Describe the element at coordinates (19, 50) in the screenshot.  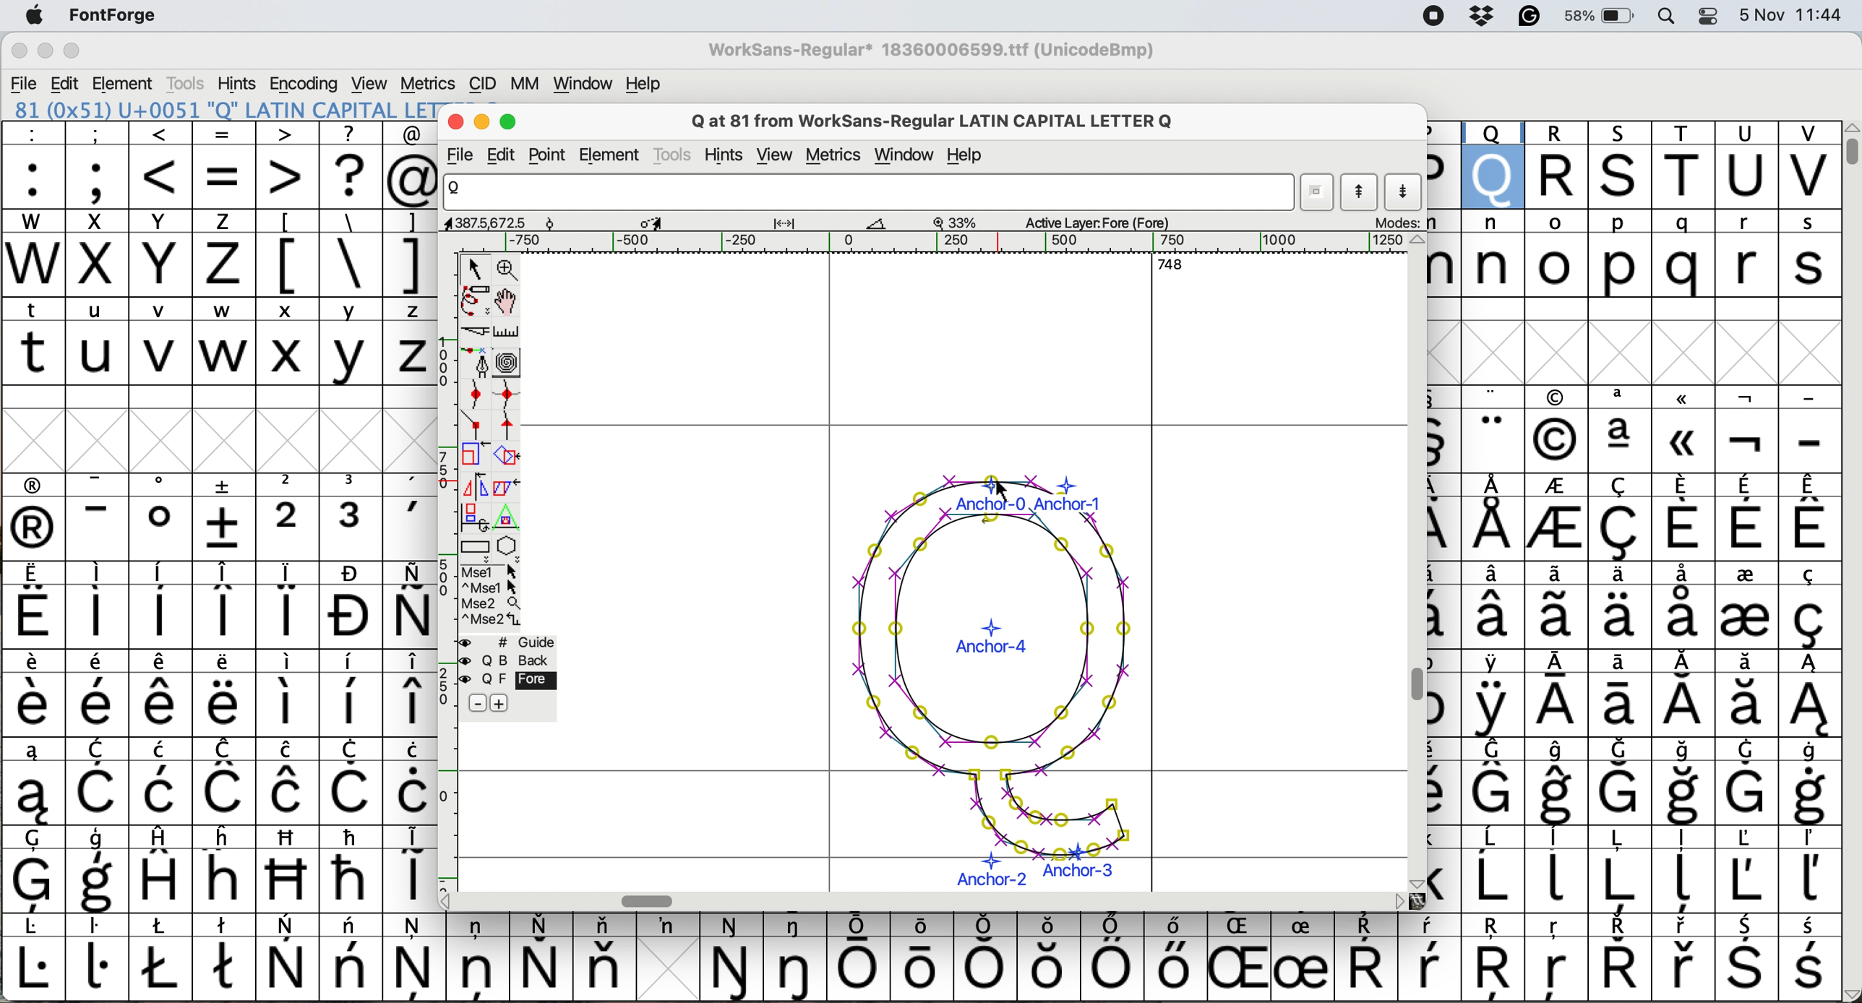
I see `close` at that location.